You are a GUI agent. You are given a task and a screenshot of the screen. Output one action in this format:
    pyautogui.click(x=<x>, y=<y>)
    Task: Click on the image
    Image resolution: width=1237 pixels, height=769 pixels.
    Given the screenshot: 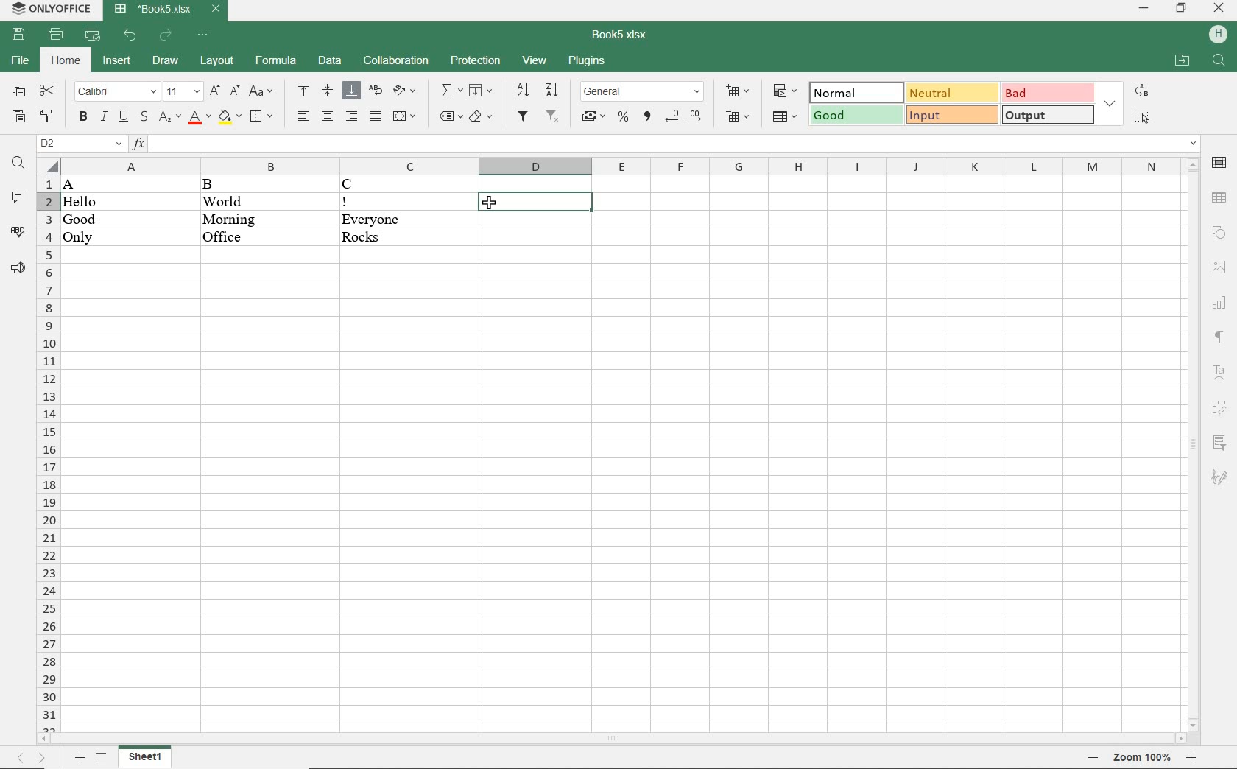 What is the action you would take?
    pyautogui.click(x=1219, y=267)
    